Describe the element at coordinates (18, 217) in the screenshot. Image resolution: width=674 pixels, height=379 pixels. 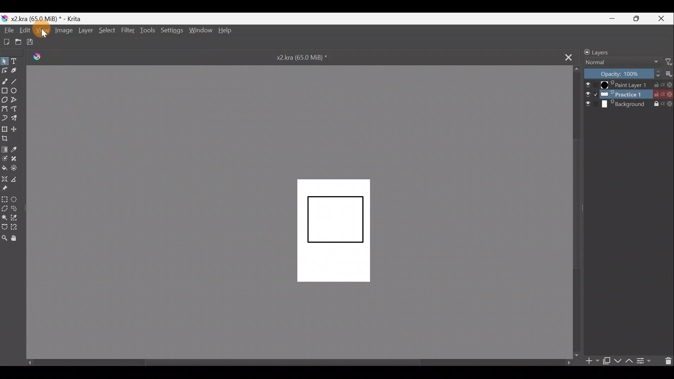
I see `Similar colour selection tool` at that location.